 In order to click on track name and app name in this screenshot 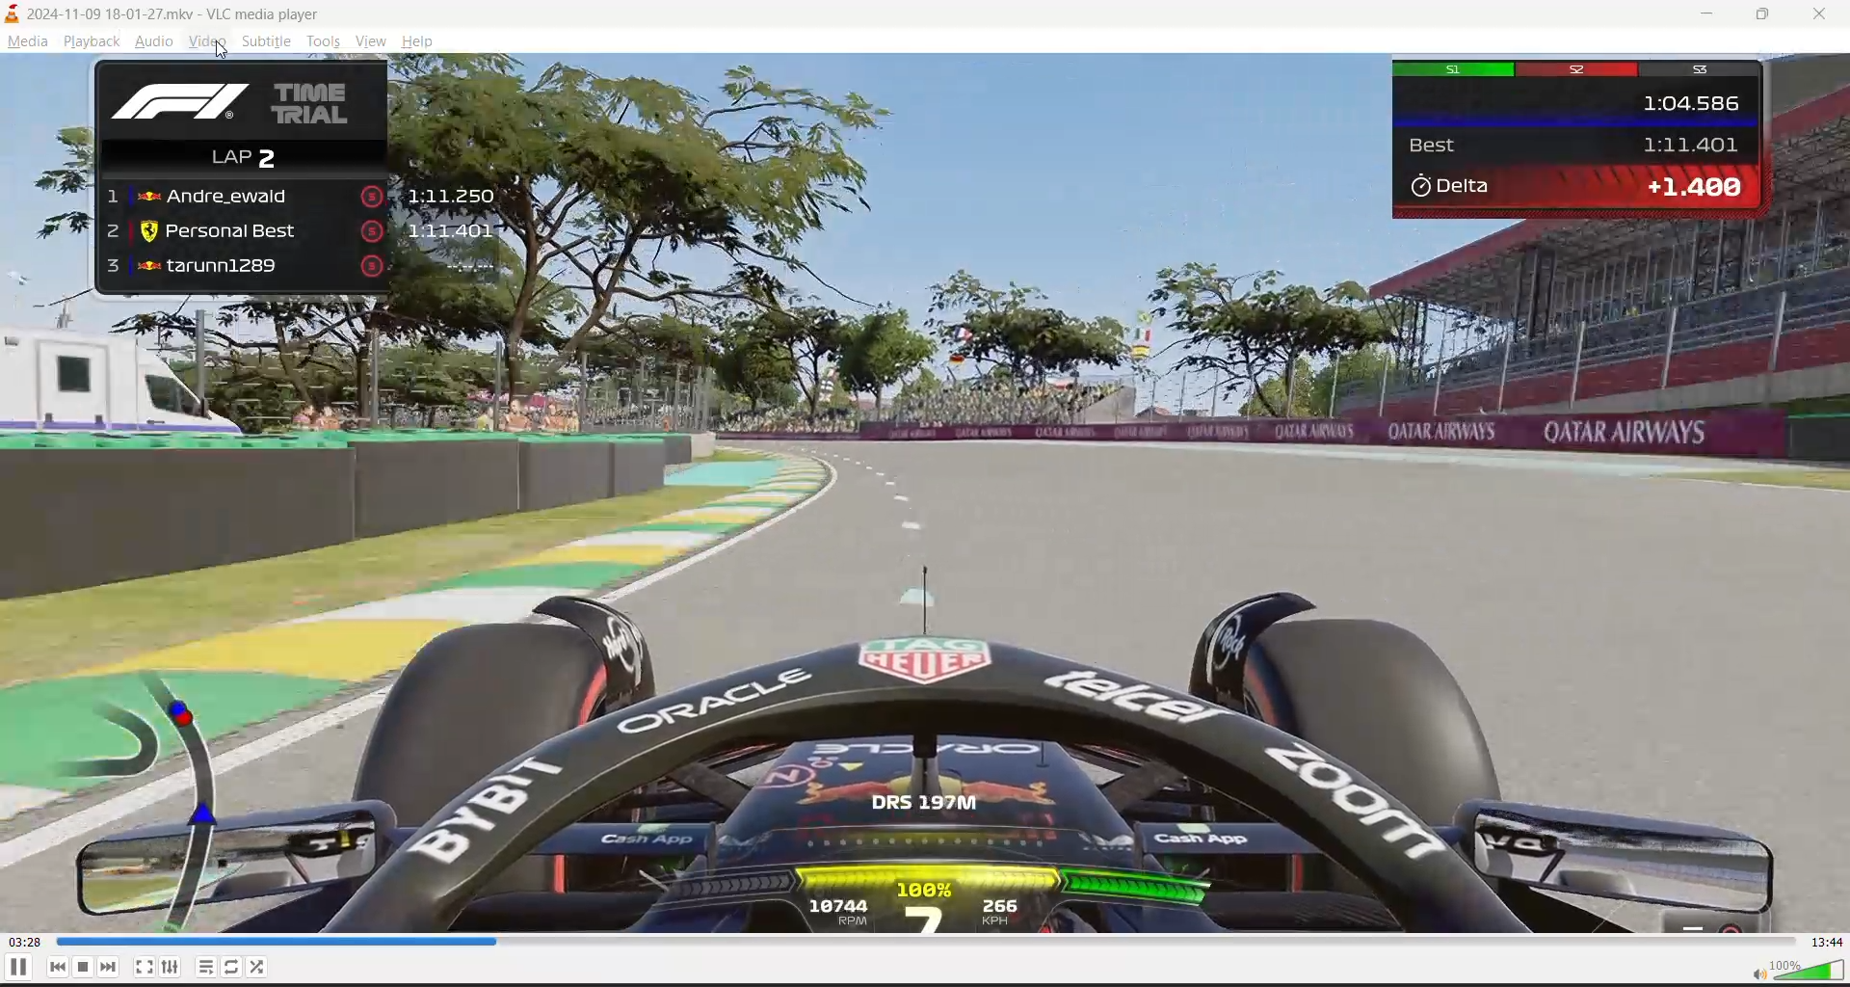, I will do `click(180, 12)`.